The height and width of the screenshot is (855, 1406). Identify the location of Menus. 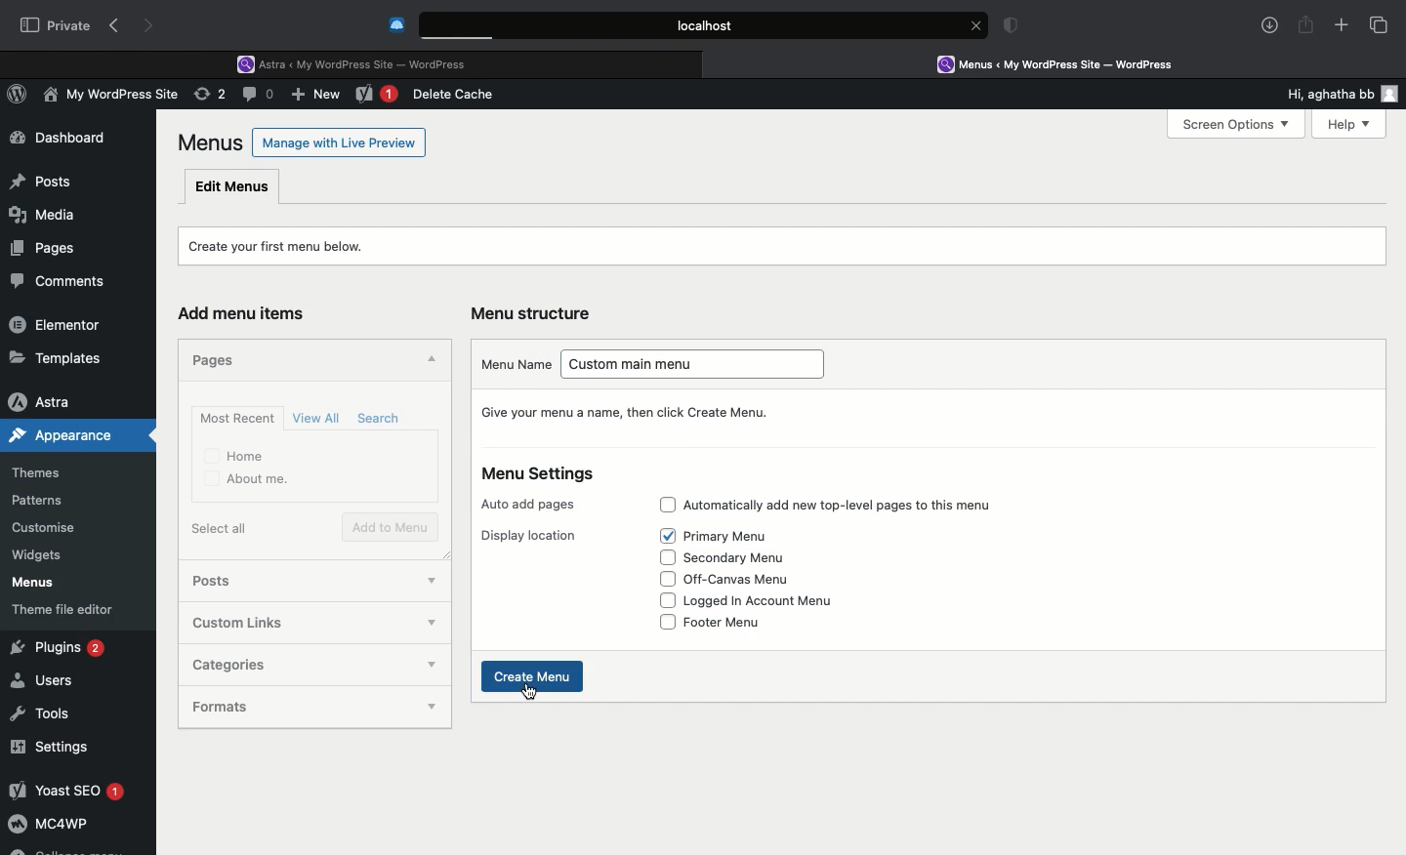
(30, 583).